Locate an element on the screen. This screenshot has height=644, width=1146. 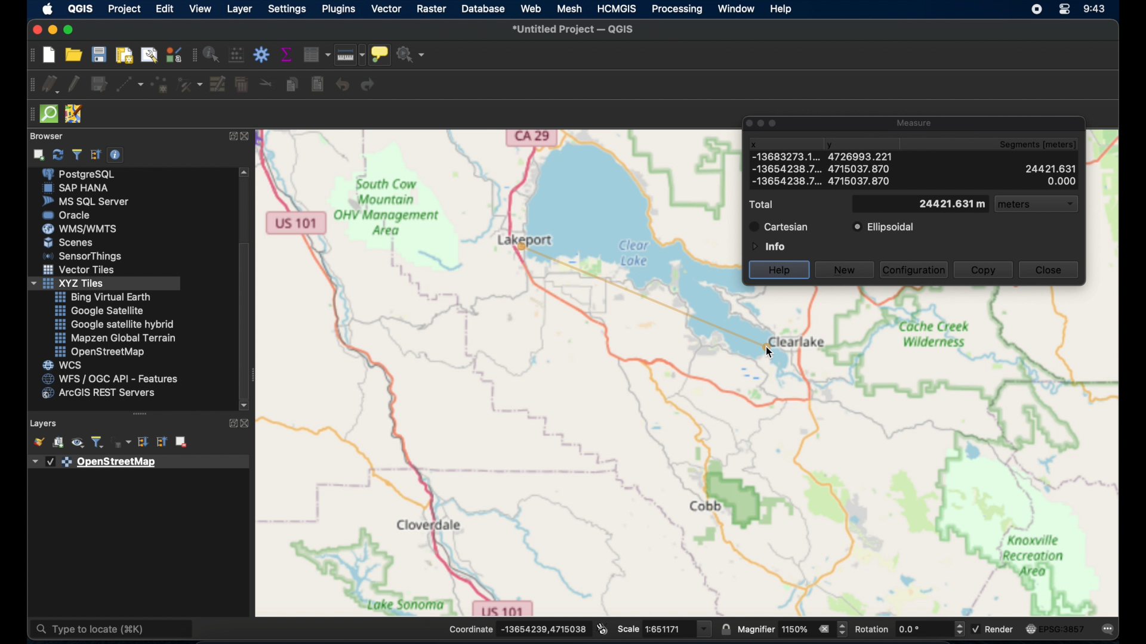
coordinate is located at coordinates (517, 628).